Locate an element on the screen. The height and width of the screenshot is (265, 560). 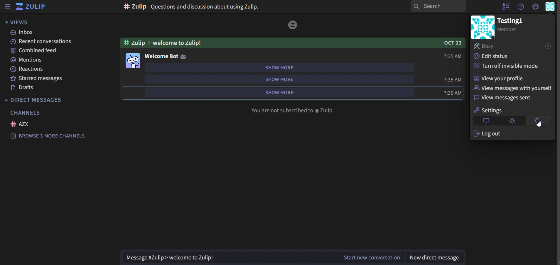
Member is located at coordinates (512, 30).